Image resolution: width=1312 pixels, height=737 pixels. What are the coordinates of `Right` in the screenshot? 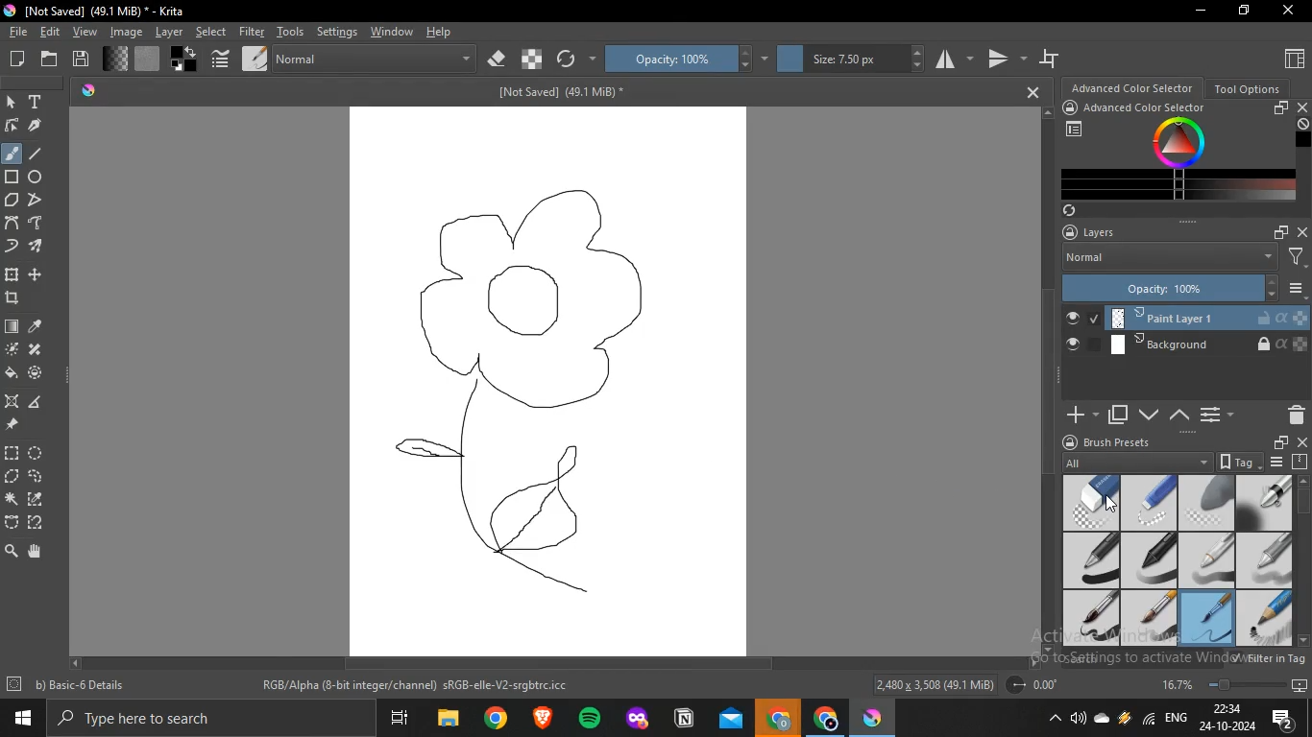 It's located at (1033, 662).